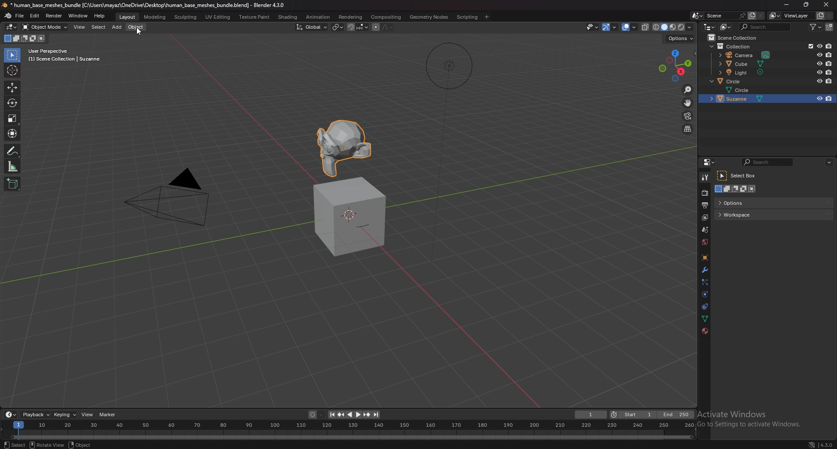  What do you see at coordinates (732, 47) in the screenshot?
I see `collection` at bounding box center [732, 47].